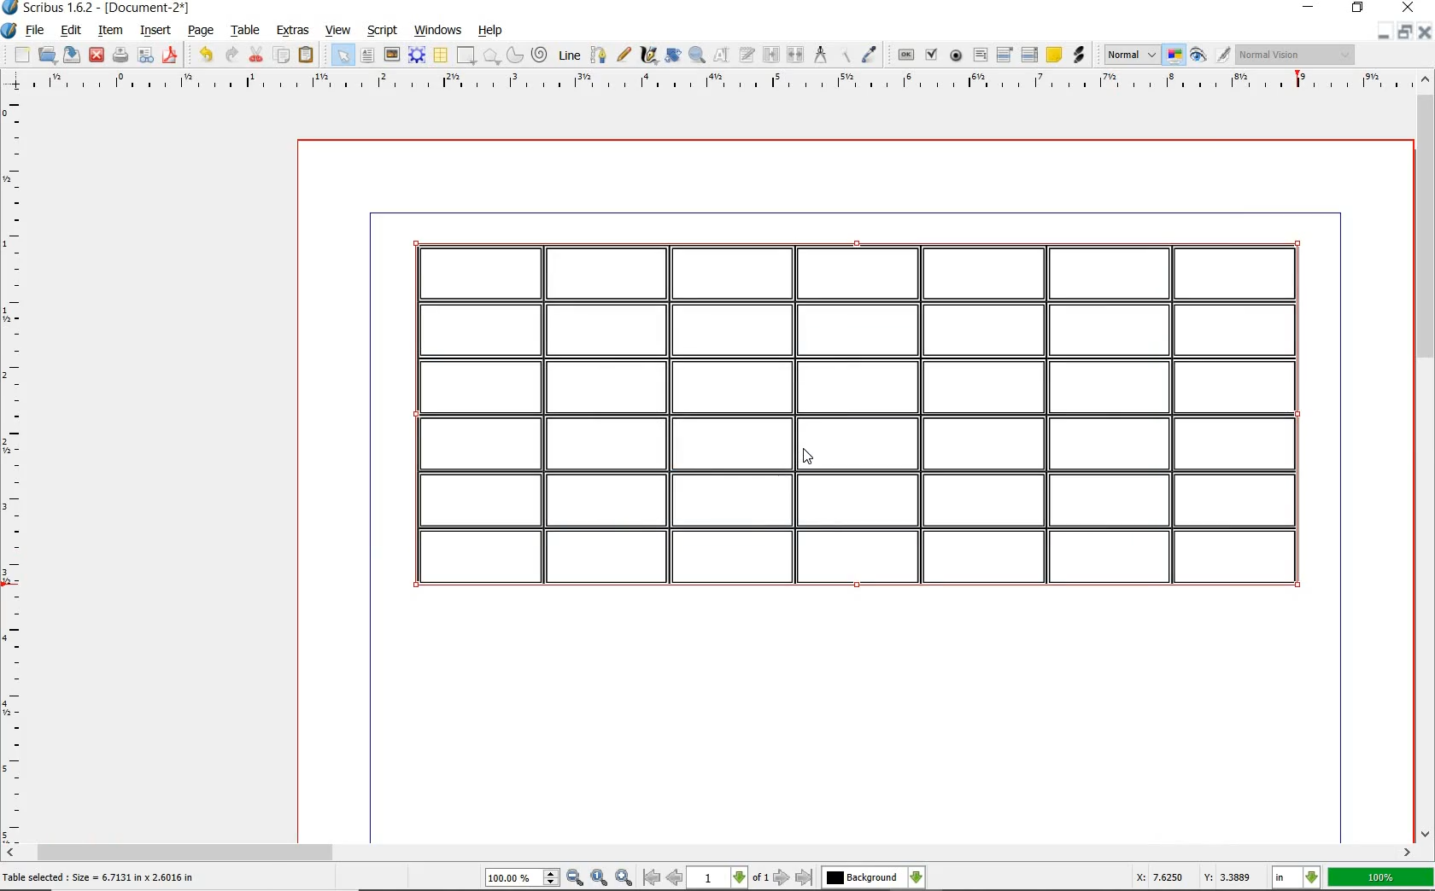  I want to click on calligraphic line, so click(647, 56).